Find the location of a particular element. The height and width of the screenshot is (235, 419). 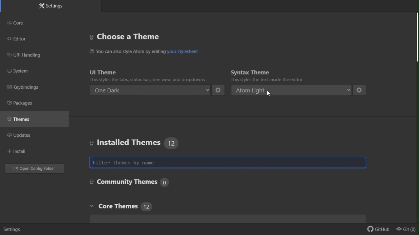

System is located at coordinates (25, 72).